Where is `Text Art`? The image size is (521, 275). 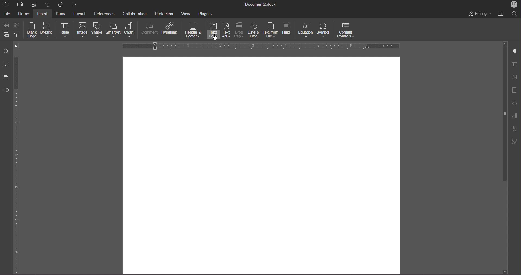
Text Art is located at coordinates (514, 129).